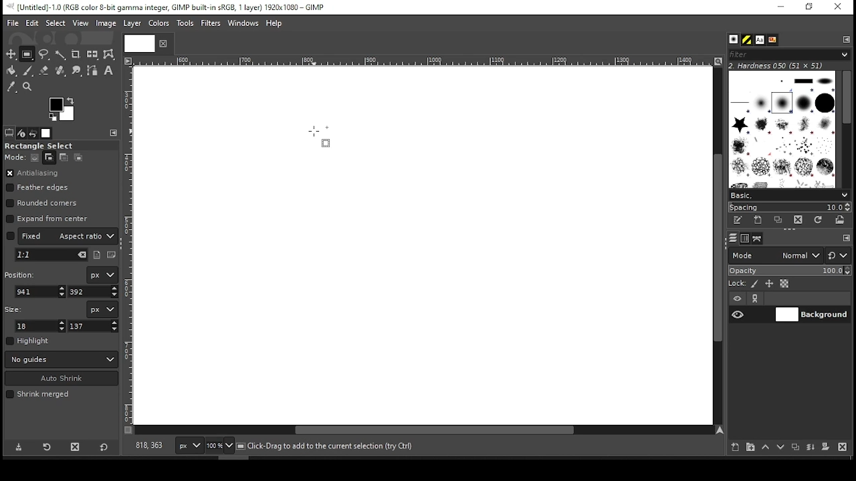  Describe the element at coordinates (21, 133) in the screenshot. I see `device status` at that location.